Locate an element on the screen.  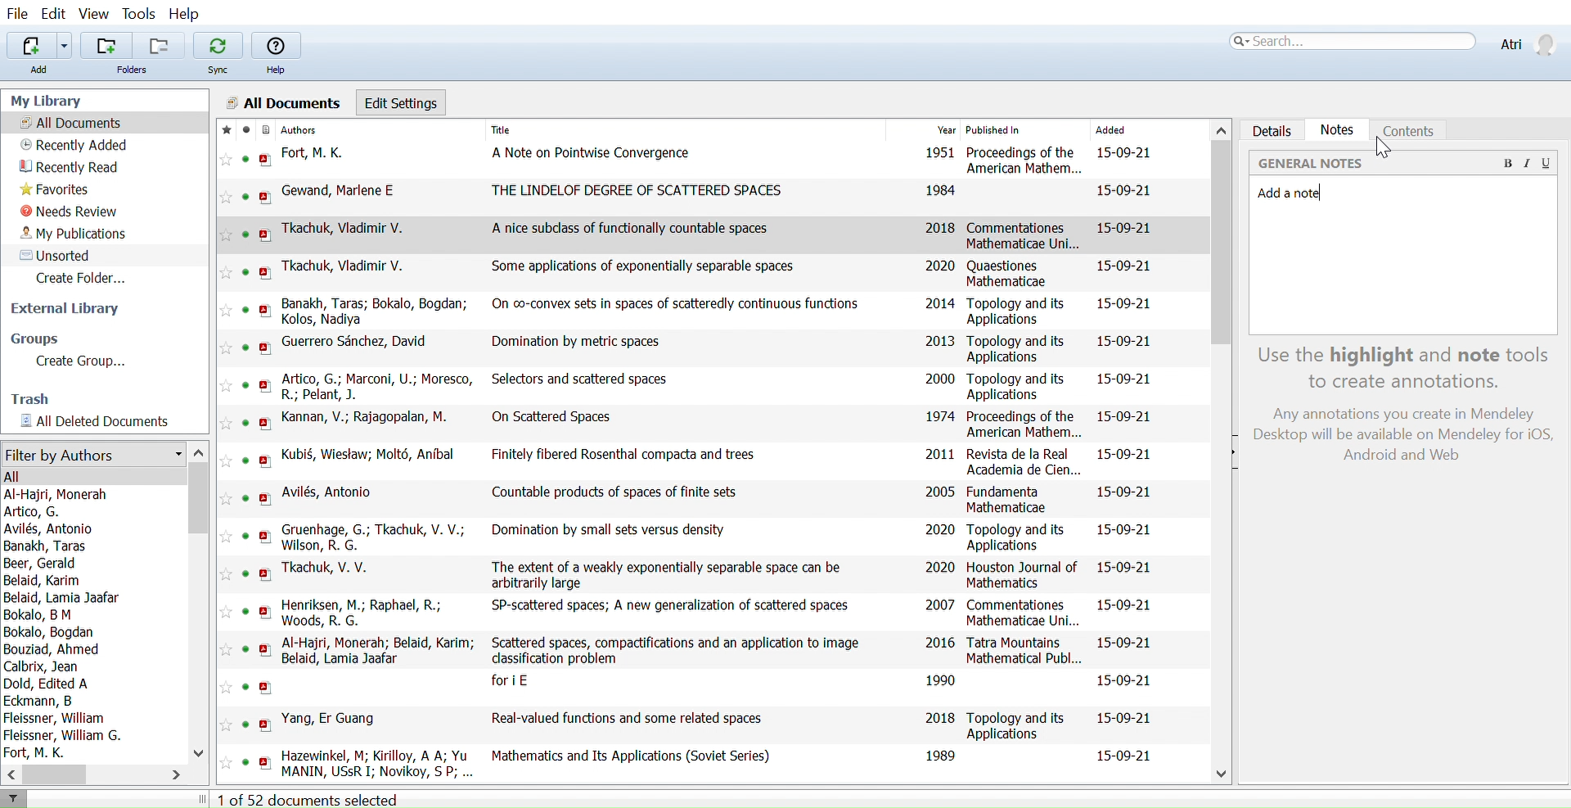
15-09-21 is located at coordinates (1128, 568).